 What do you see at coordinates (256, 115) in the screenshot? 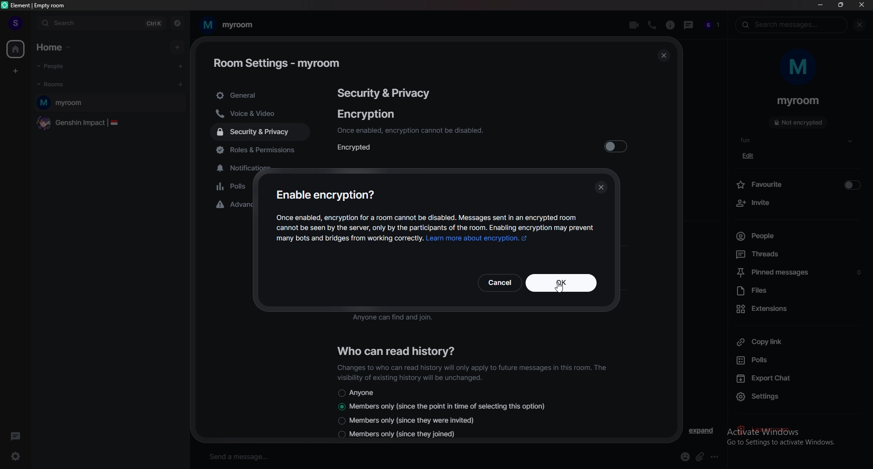
I see `voice and video` at bounding box center [256, 115].